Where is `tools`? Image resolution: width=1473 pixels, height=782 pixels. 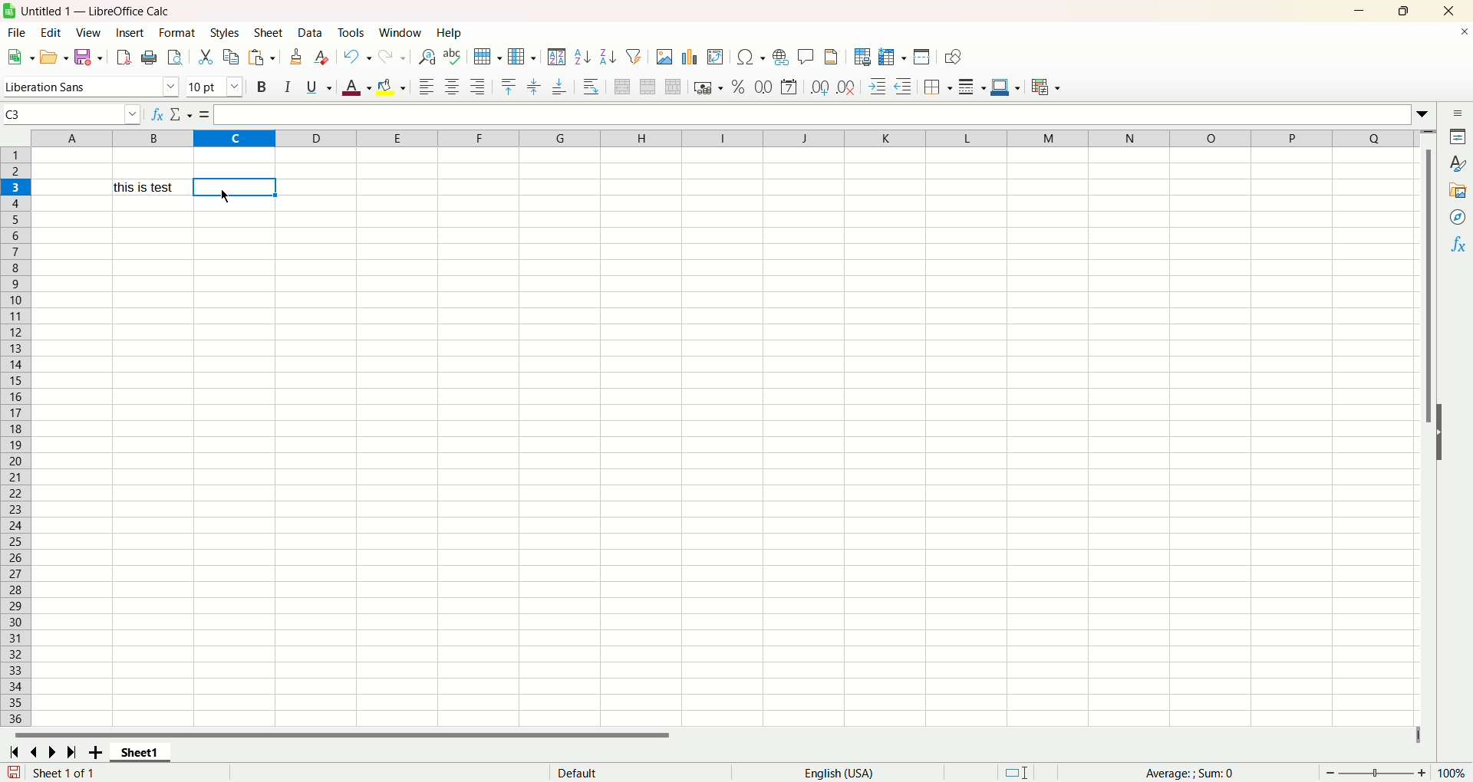 tools is located at coordinates (351, 34).